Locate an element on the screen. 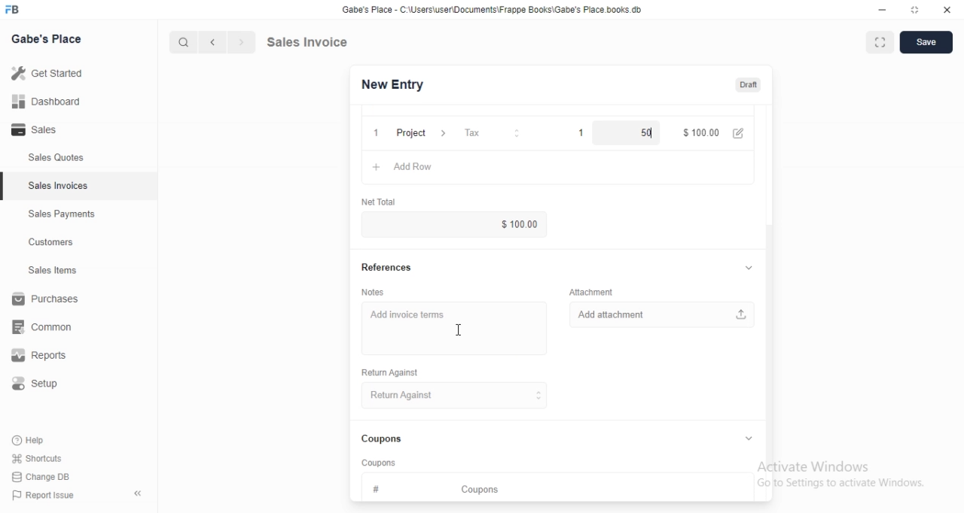  Gabe's Place is located at coordinates (50, 38).